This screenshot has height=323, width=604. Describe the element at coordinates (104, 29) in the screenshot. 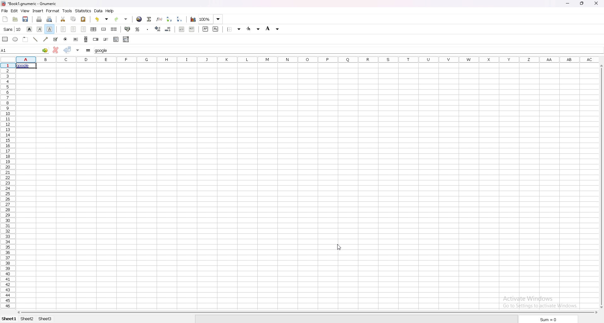

I see `merge cell` at that location.